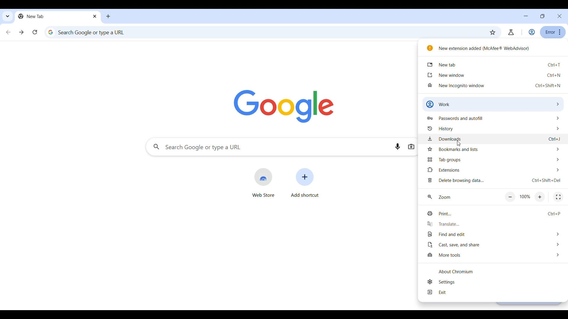 The height and width of the screenshot is (319, 568). I want to click on Delete browsing data, so click(494, 180).